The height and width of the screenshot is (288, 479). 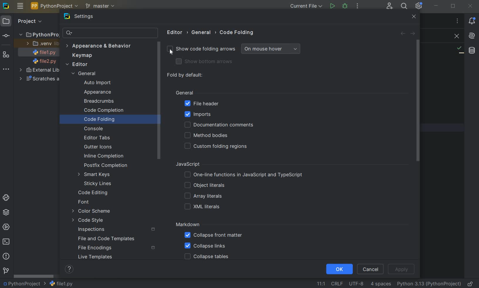 What do you see at coordinates (20, 6) in the screenshot?
I see `MAIN MENU` at bounding box center [20, 6].